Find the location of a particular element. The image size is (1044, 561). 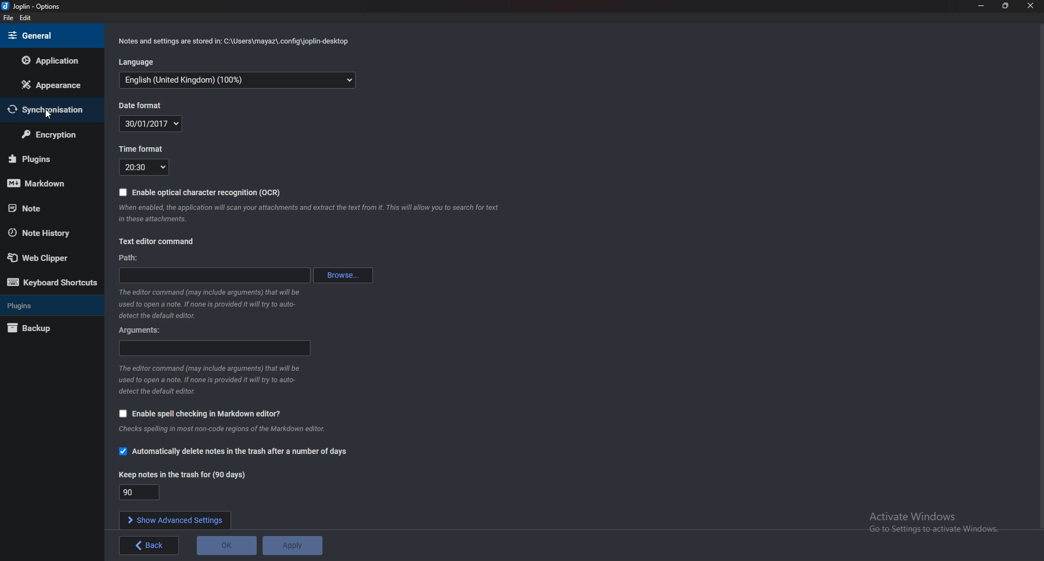

file is located at coordinates (8, 18).